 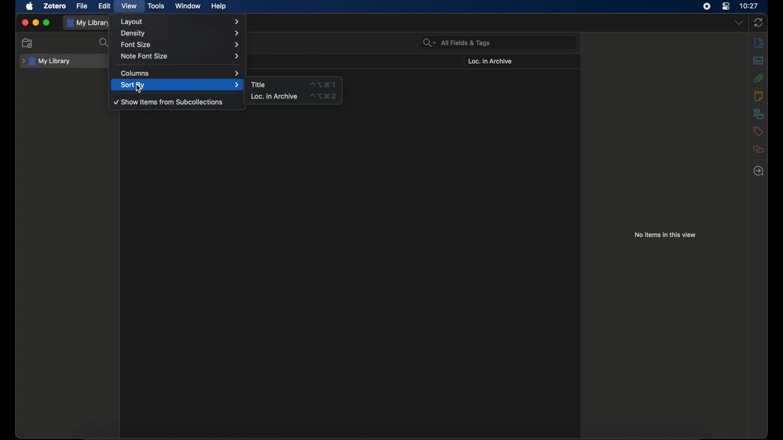 What do you see at coordinates (89, 23) in the screenshot?
I see `my library` at bounding box center [89, 23].